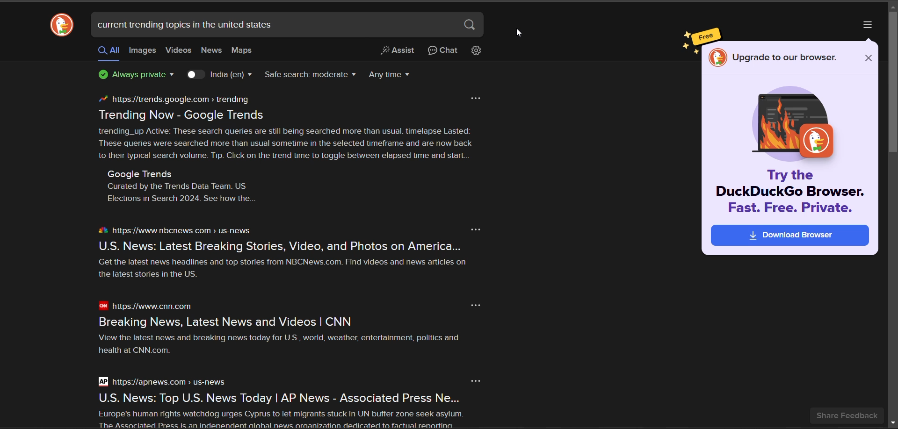  What do you see at coordinates (867, 56) in the screenshot?
I see `close` at bounding box center [867, 56].